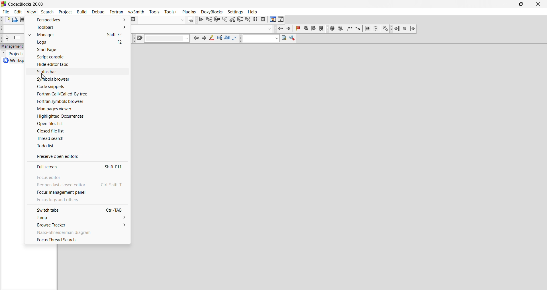 This screenshot has height=290, width=547. Describe the element at coordinates (137, 12) in the screenshot. I see `wxSmith` at that location.